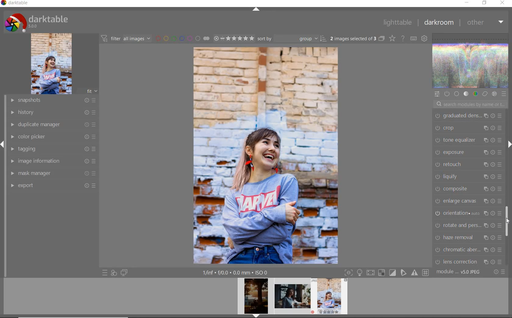  What do you see at coordinates (392, 38) in the screenshot?
I see `CHANGE TYPE OF OVERLAYS` at bounding box center [392, 38].